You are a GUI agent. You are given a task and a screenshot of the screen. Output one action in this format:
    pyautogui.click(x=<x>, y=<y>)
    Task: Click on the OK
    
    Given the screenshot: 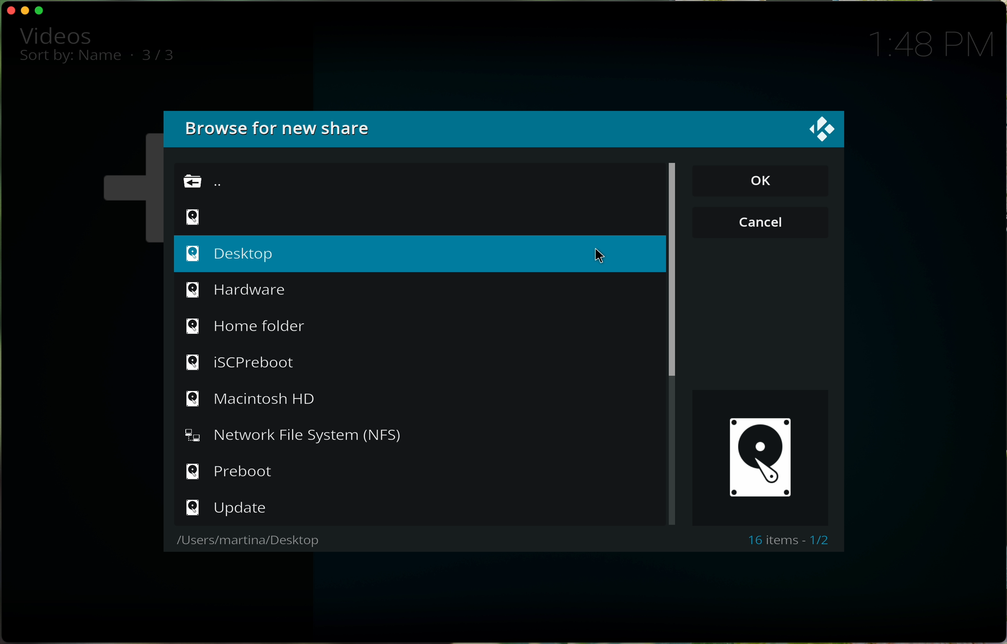 What is the action you would take?
    pyautogui.click(x=762, y=181)
    